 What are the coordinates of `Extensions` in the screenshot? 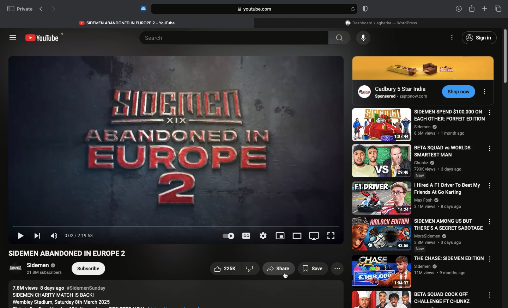 It's located at (143, 8).